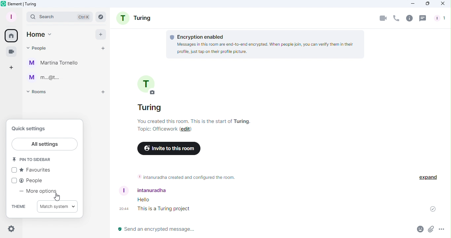  I want to click on People, so click(441, 19).